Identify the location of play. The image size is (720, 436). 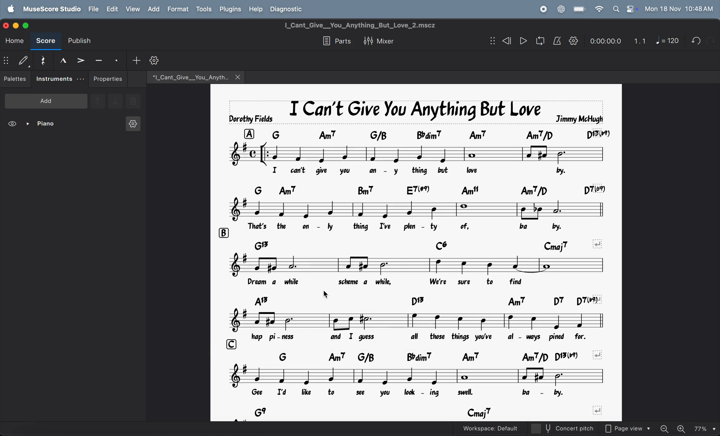
(523, 41).